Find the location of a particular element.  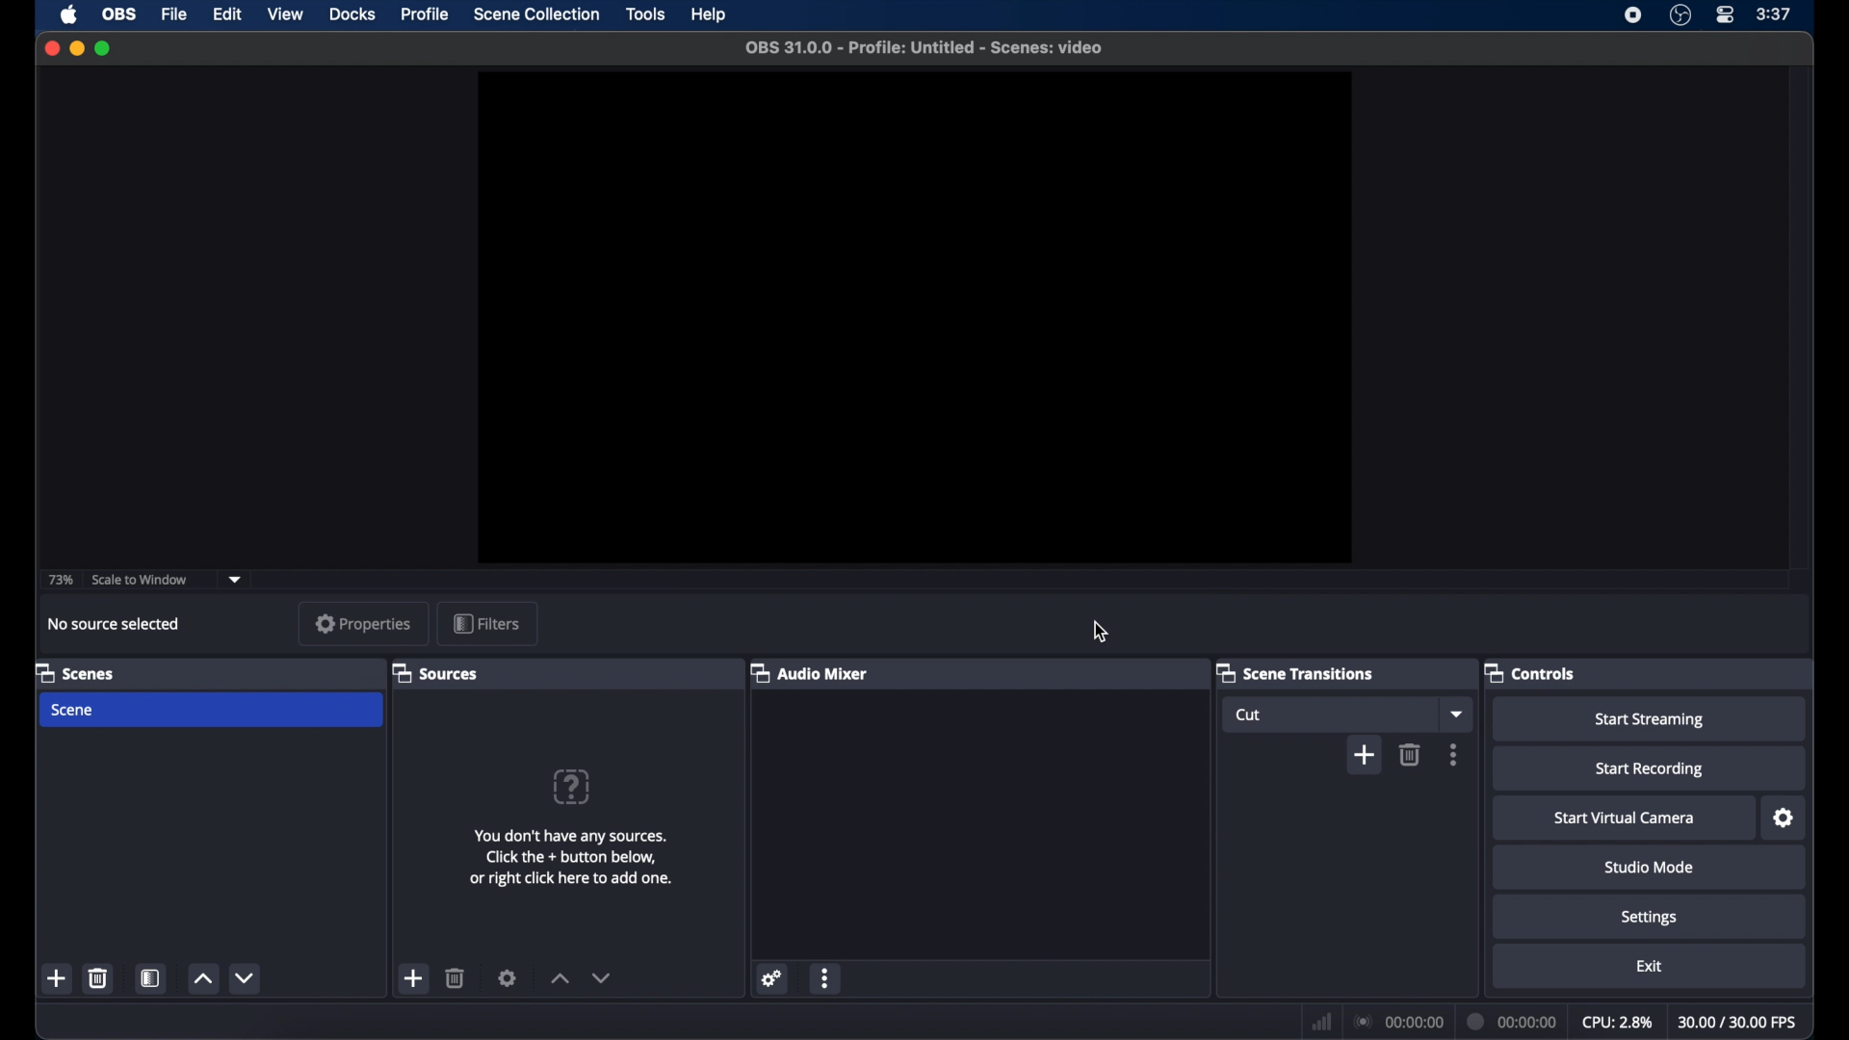

studio mode is located at coordinates (1652, 868).